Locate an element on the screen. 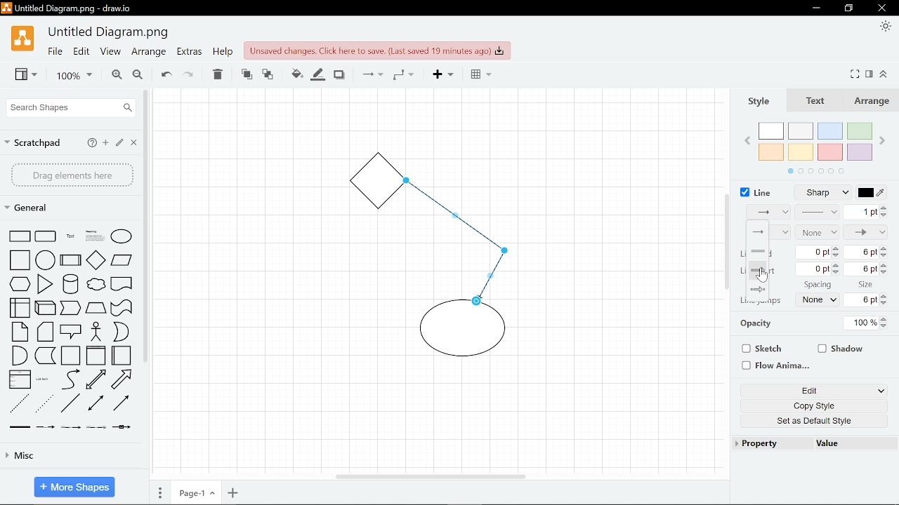 This screenshot has width=899, height=505. Style is located at coordinates (762, 102).